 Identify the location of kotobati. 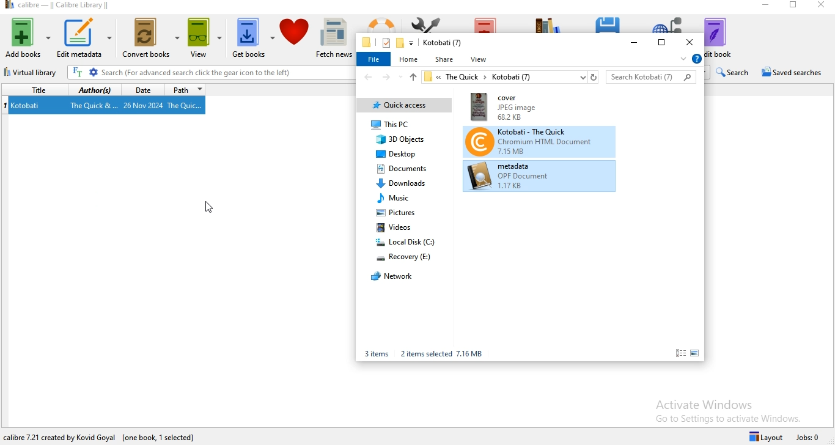
(29, 106).